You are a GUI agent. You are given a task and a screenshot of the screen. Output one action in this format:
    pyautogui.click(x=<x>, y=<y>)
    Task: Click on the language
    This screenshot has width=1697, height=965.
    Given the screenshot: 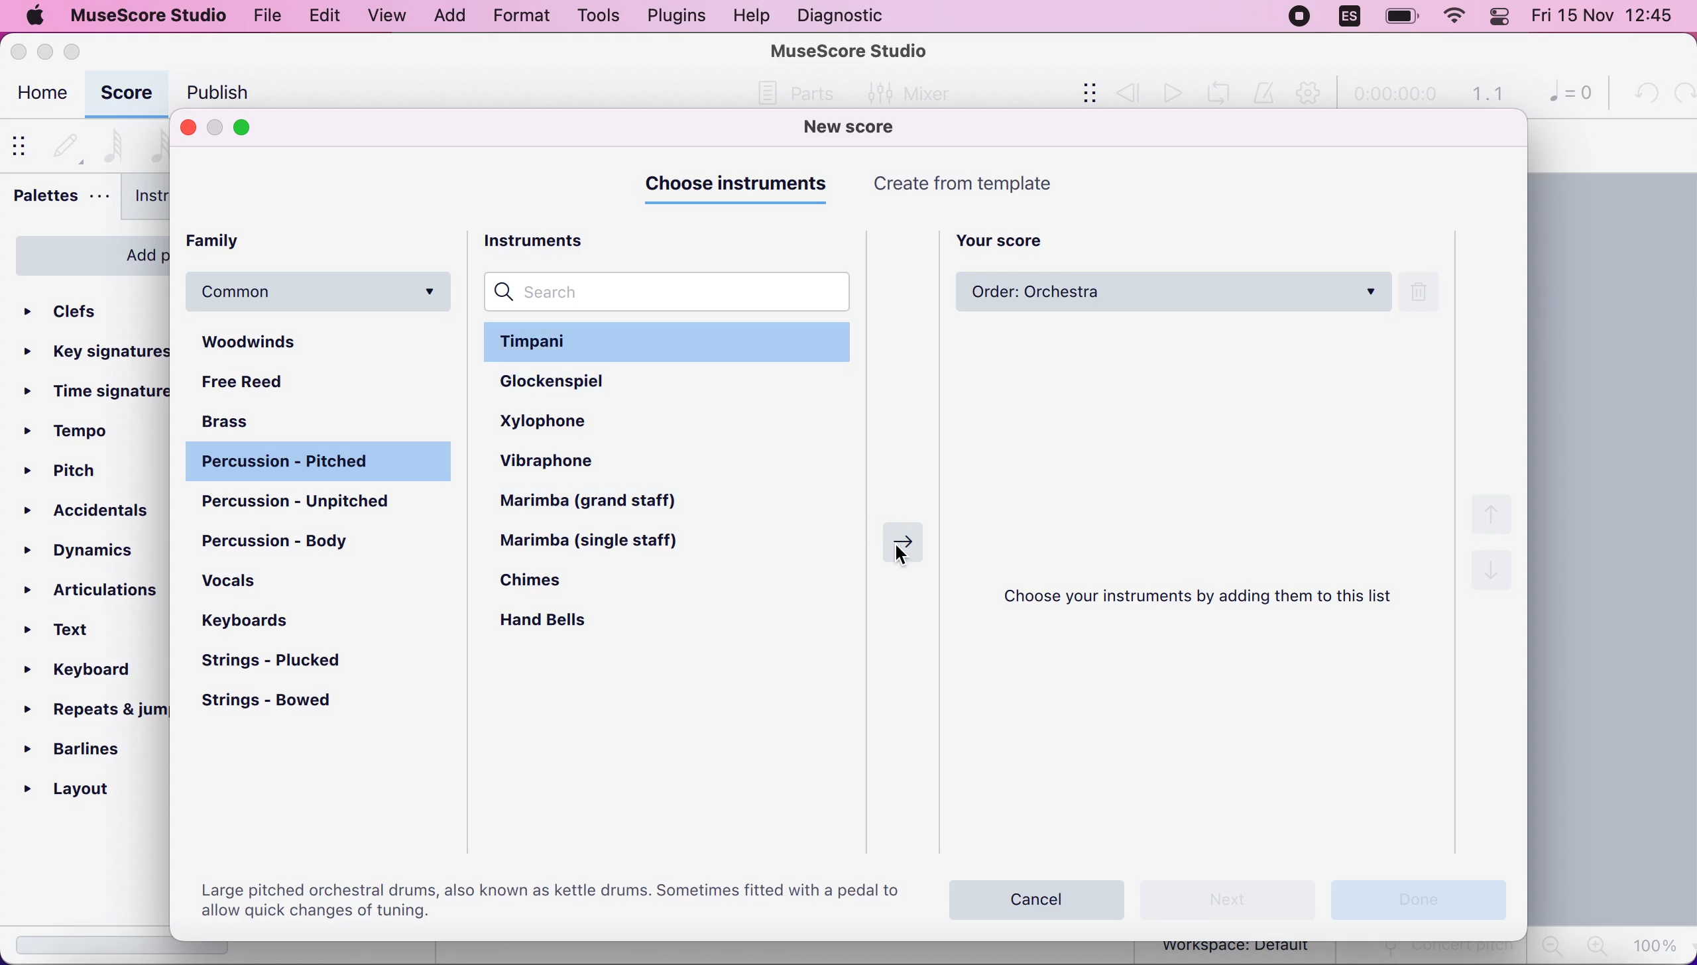 What is the action you would take?
    pyautogui.click(x=1349, y=17)
    